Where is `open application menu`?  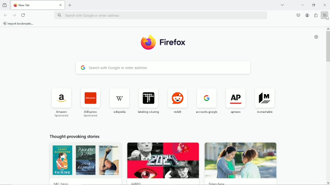 open application menu is located at coordinates (325, 16).